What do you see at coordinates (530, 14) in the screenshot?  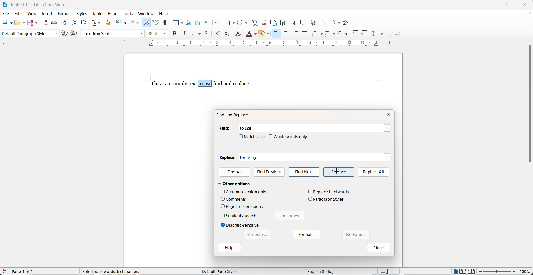 I see `close document` at bounding box center [530, 14].